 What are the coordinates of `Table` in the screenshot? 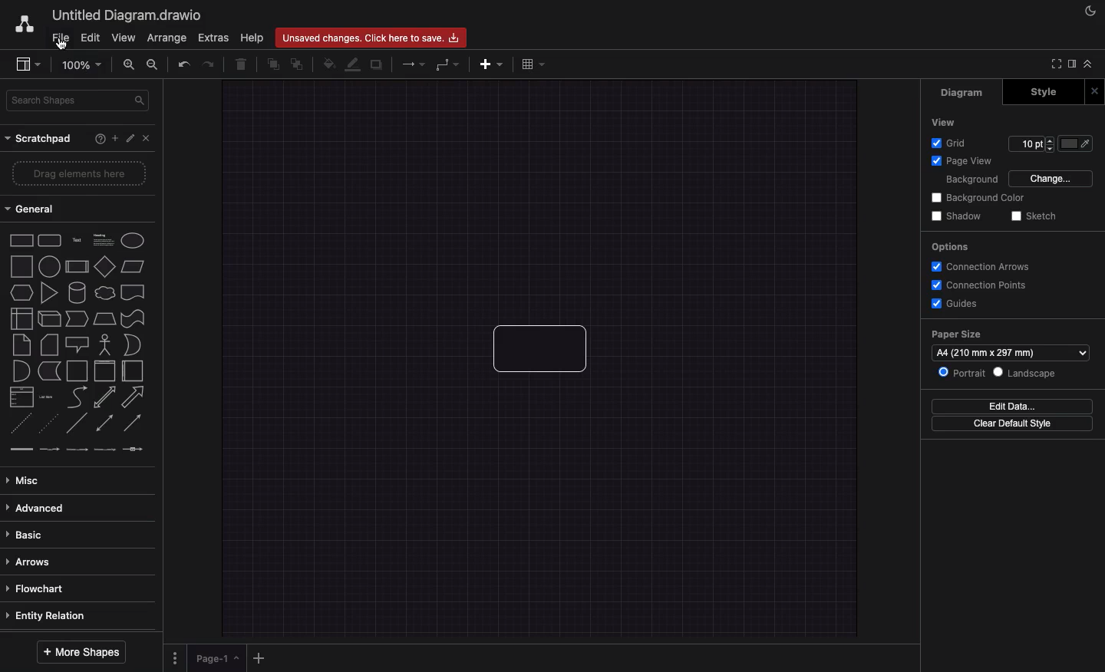 It's located at (533, 64).